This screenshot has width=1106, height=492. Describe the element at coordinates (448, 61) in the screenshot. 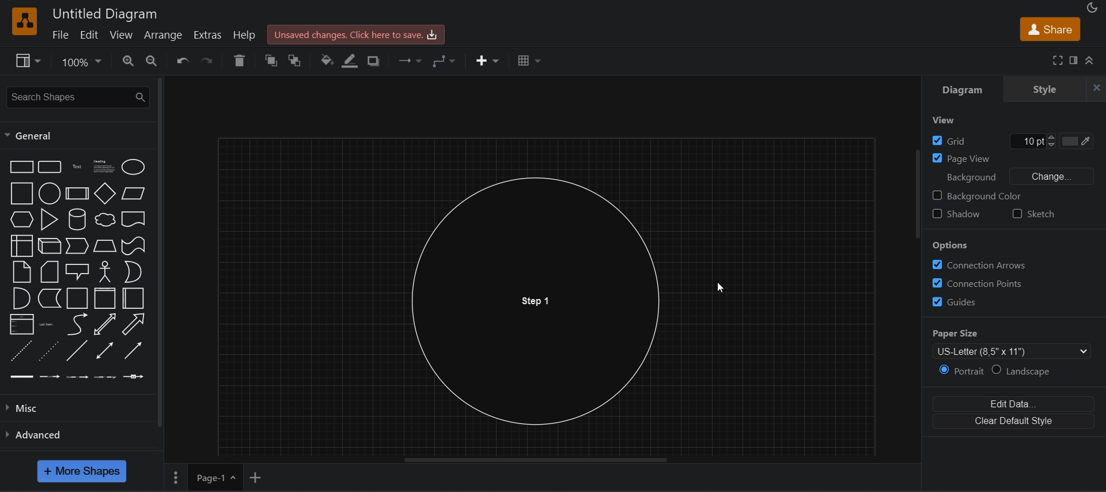

I see `waypoints` at that location.